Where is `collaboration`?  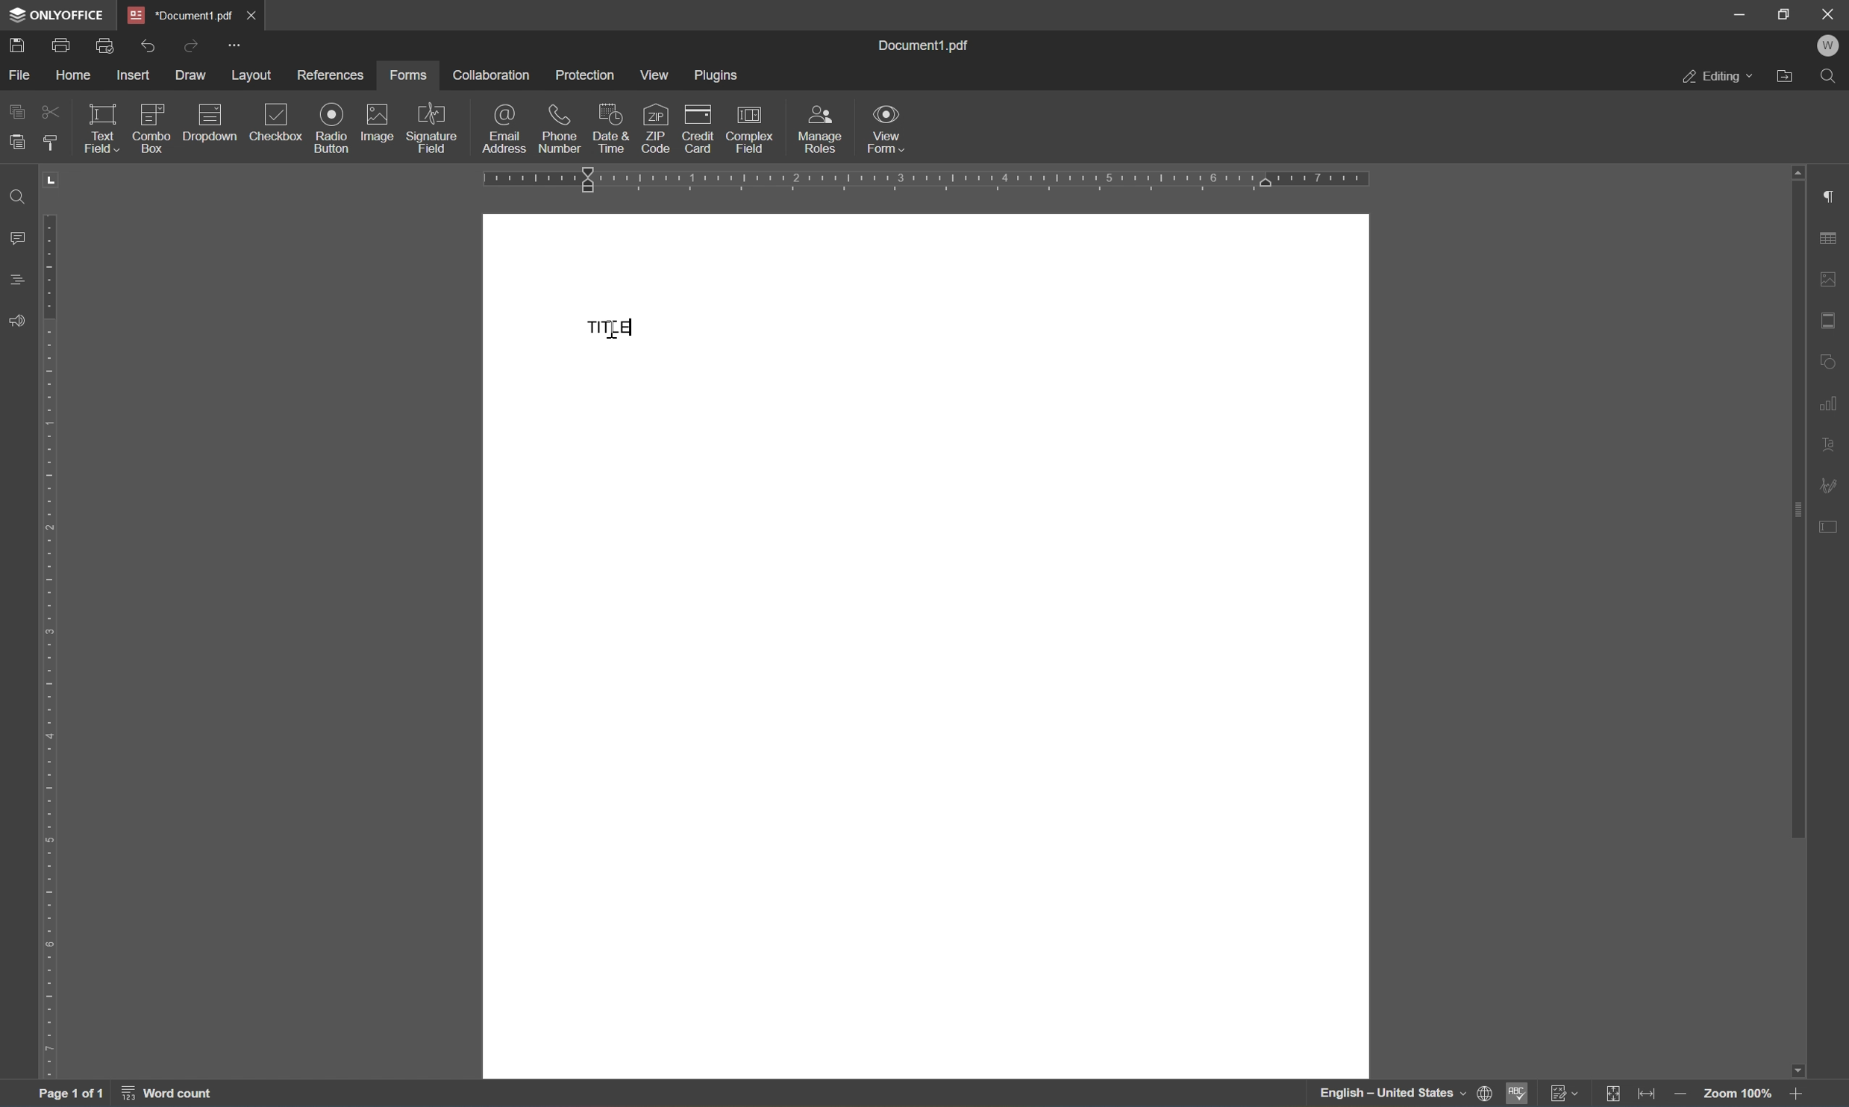
collaboration is located at coordinates (496, 75).